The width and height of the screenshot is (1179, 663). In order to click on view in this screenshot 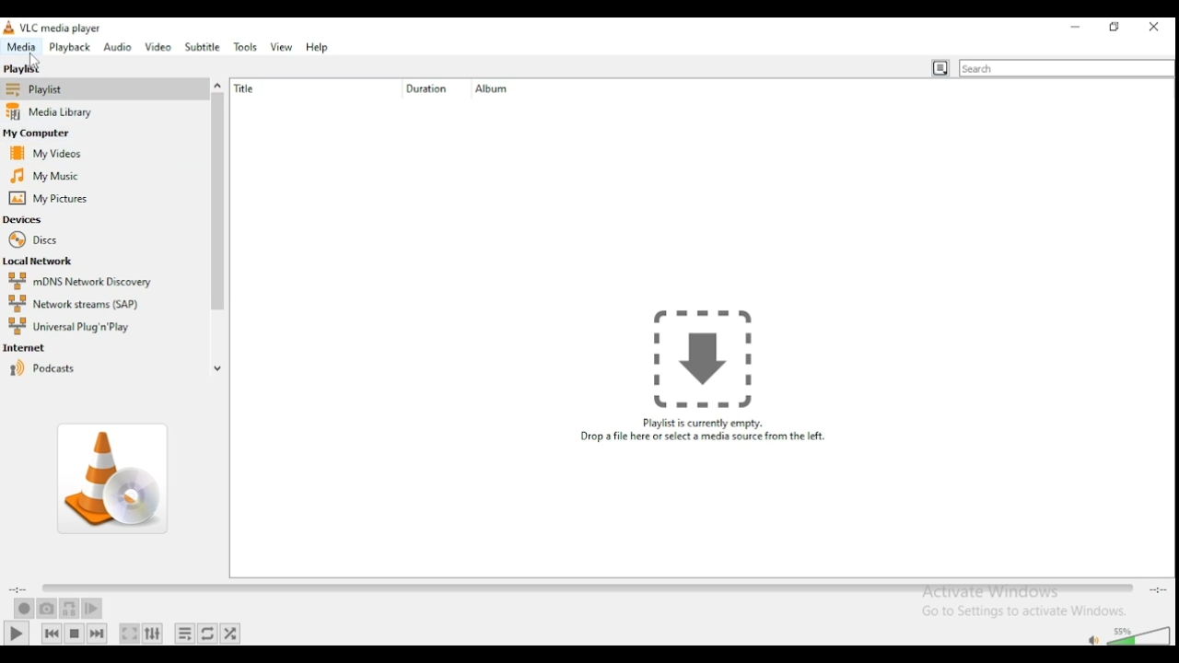, I will do `click(281, 48)`.